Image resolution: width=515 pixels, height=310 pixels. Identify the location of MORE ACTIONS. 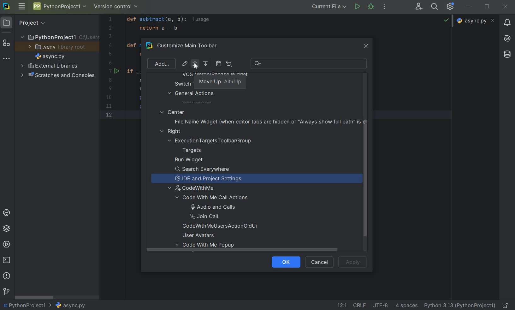
(385, 7).